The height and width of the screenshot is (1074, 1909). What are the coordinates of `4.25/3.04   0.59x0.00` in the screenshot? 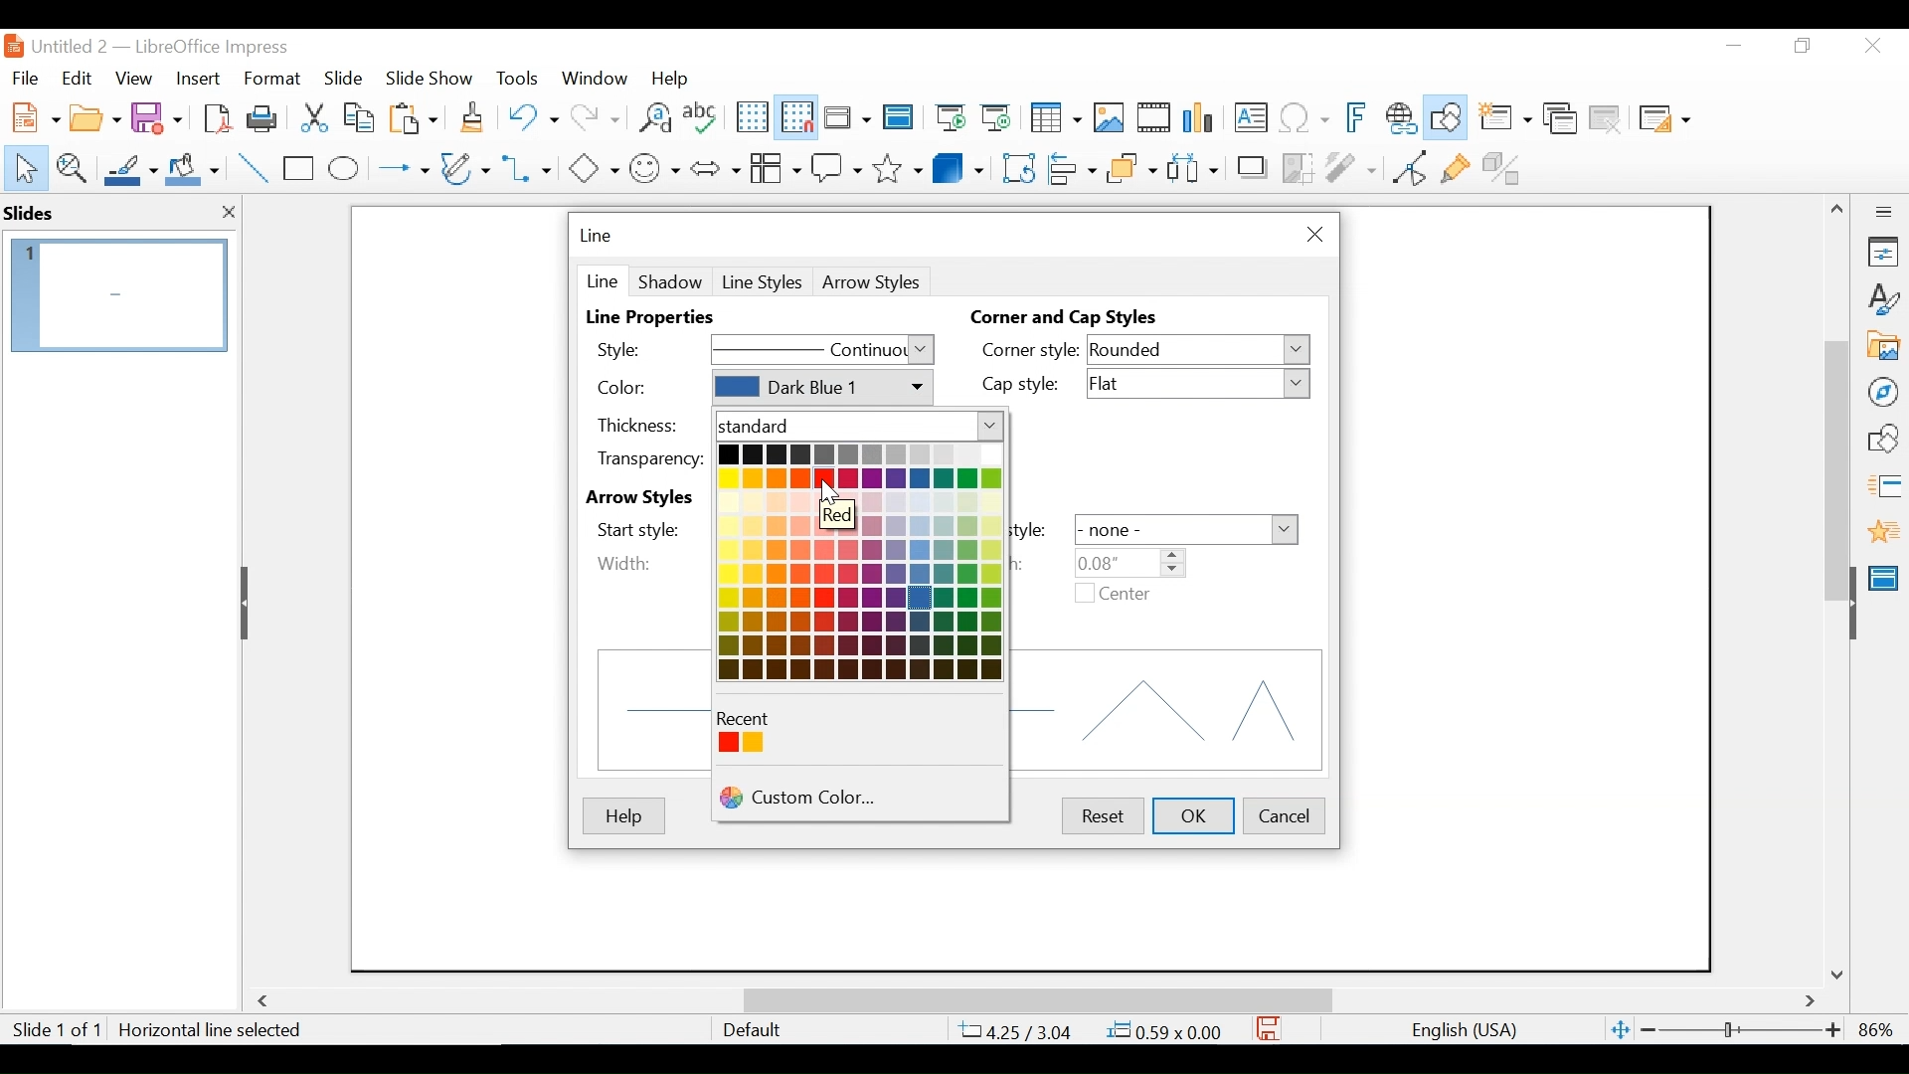 It's located at (1093, 1030).